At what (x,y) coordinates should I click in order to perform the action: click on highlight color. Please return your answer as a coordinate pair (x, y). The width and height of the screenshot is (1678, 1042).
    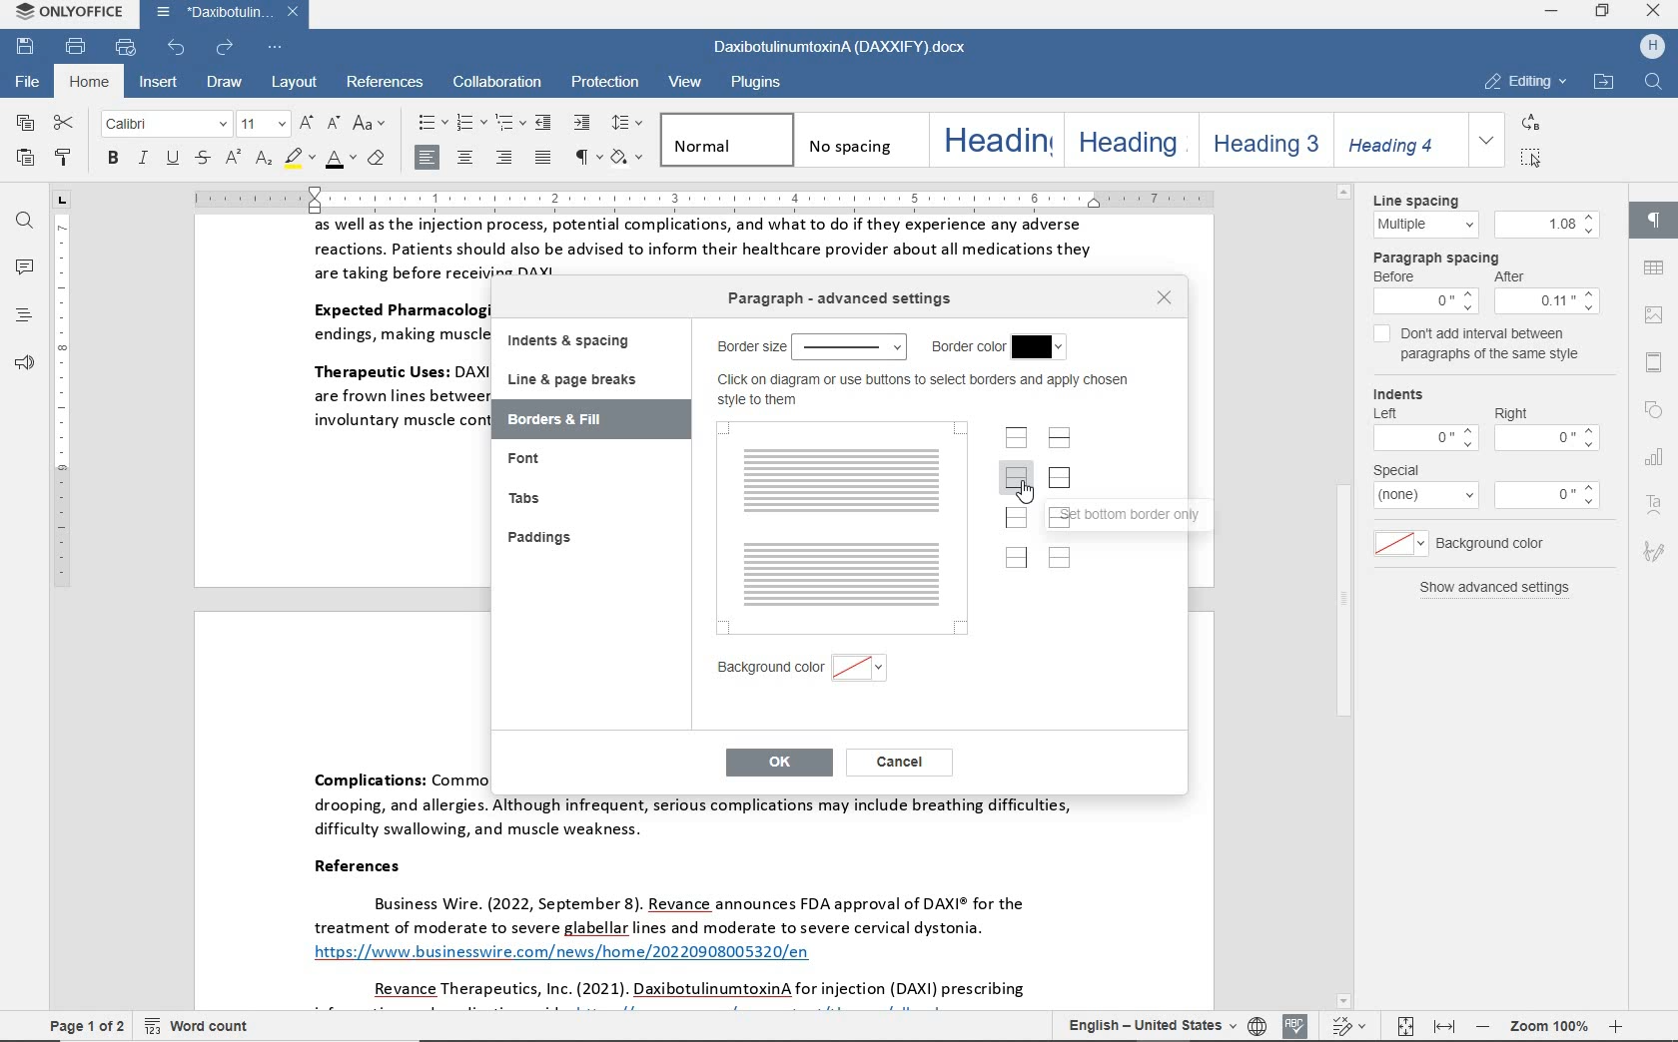
    Looking at the image, I should click on (301, 160).